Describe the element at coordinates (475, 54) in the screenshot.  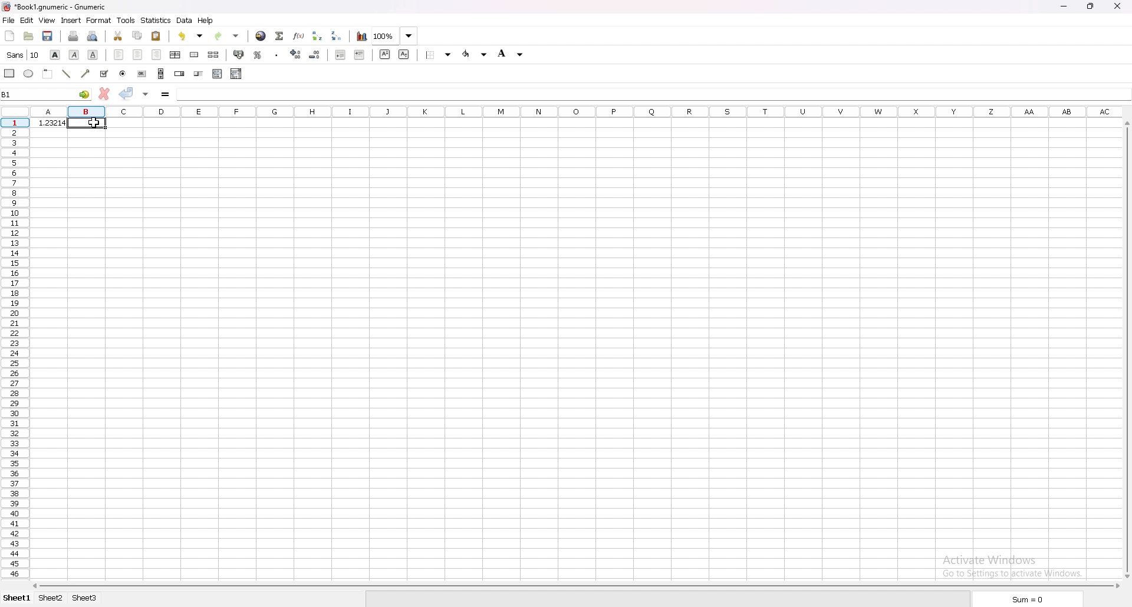
I see `foreground` at that location.